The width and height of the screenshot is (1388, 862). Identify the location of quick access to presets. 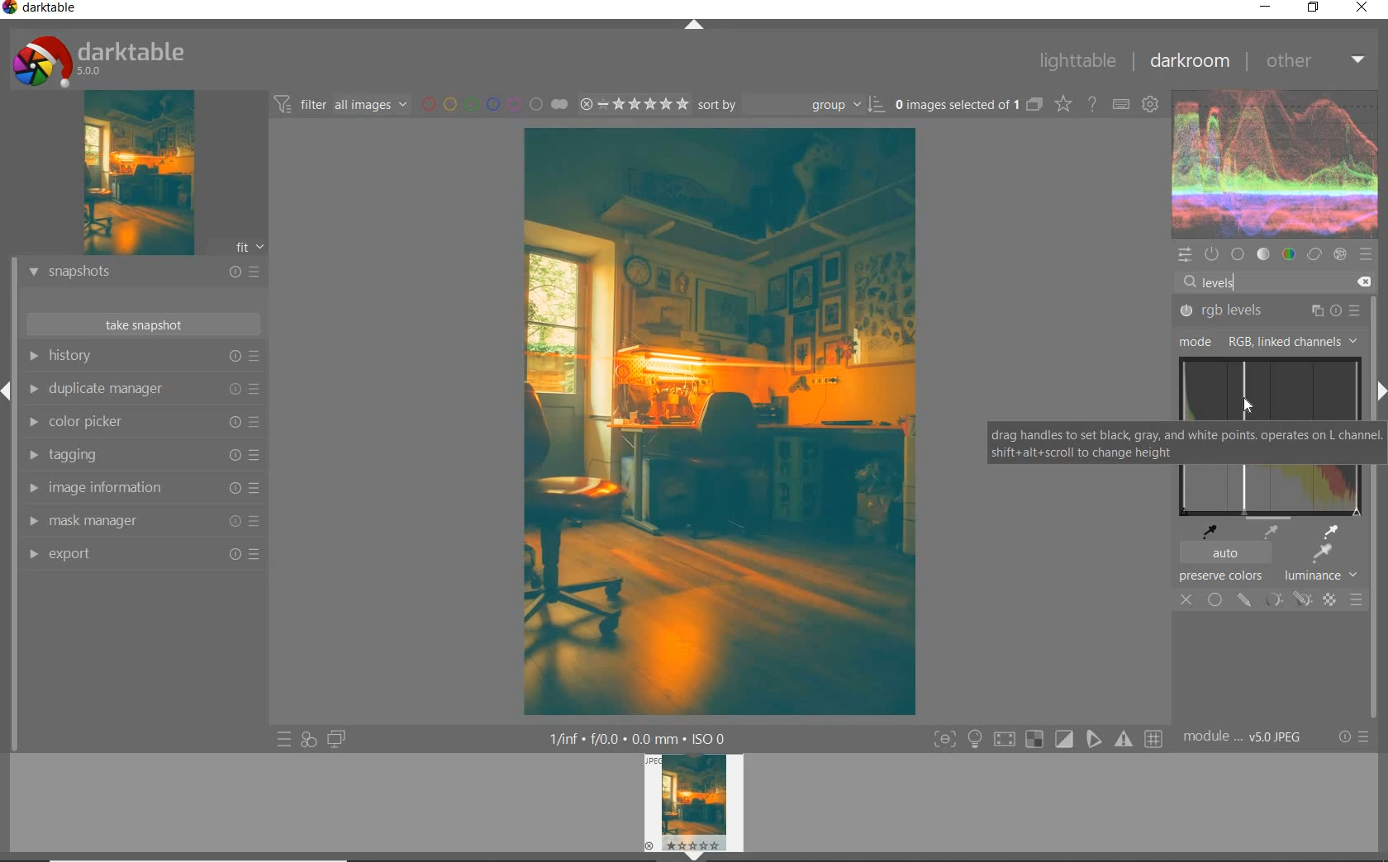
(285, 738).